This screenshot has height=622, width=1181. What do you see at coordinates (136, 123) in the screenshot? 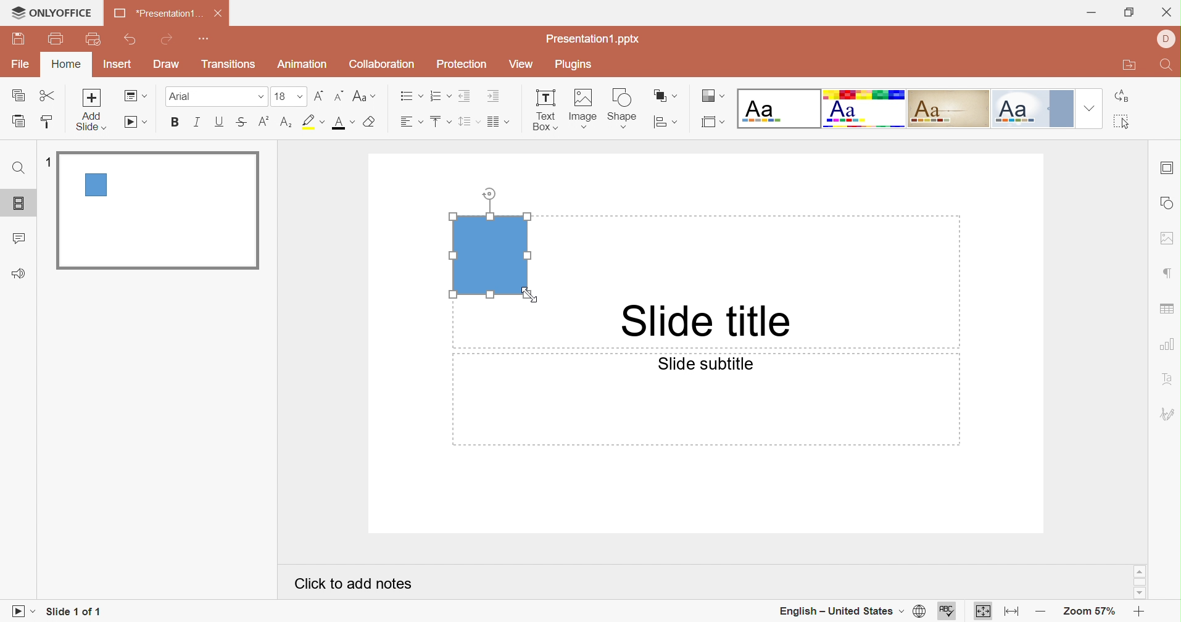
I see `Start slideshow` at bounding box center [136, 123].